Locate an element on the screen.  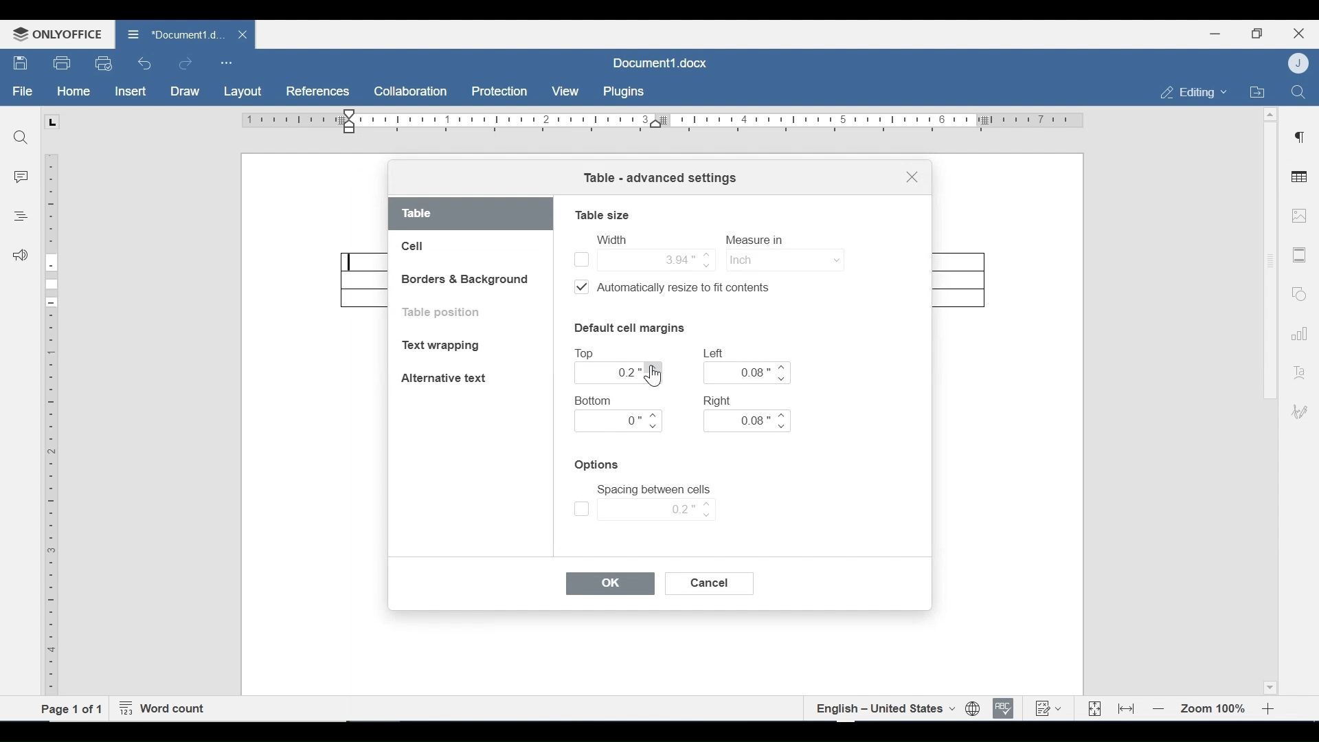
Spacing between cells is located at coordinates (654, 490).